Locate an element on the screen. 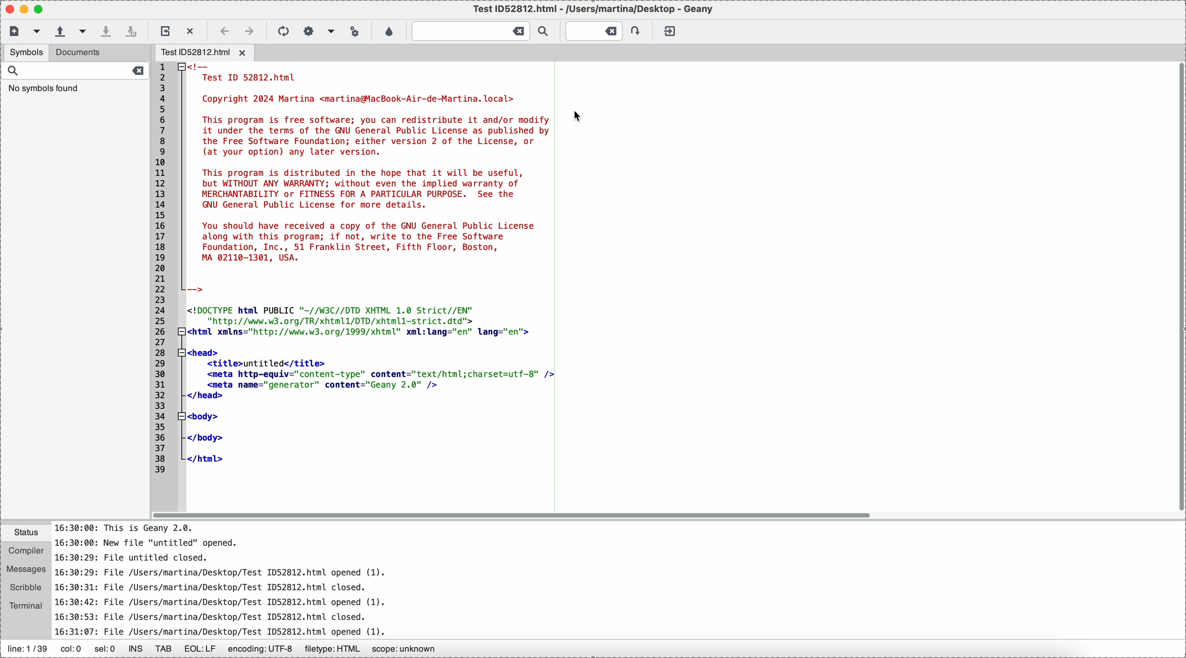  save the current file is located at coordinates (110, 30).